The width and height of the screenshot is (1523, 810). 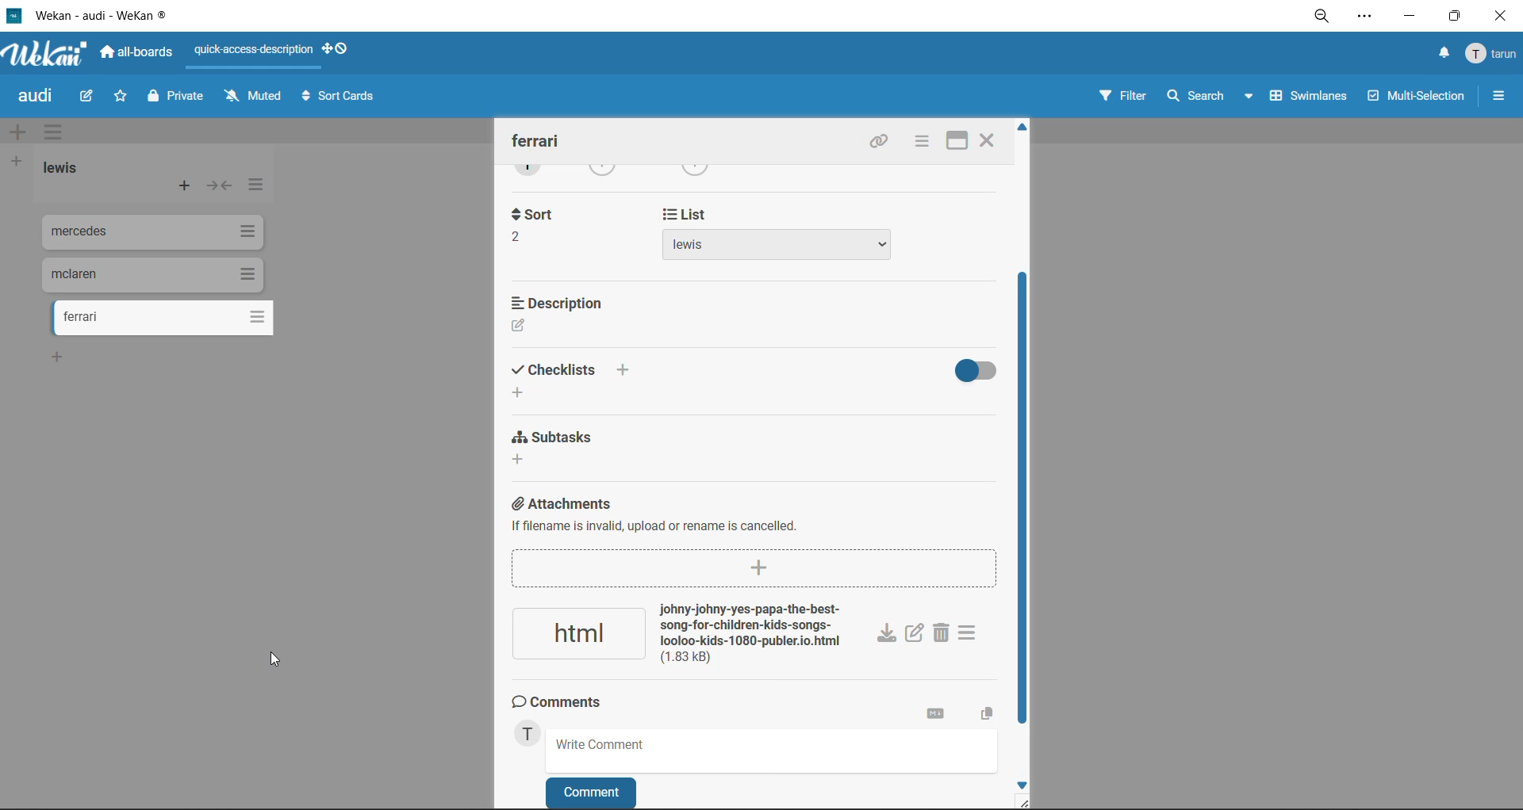 What do you see at coordinates (250, 97) in the screenshot?
I see `muted` at bounding box center [250, 97].